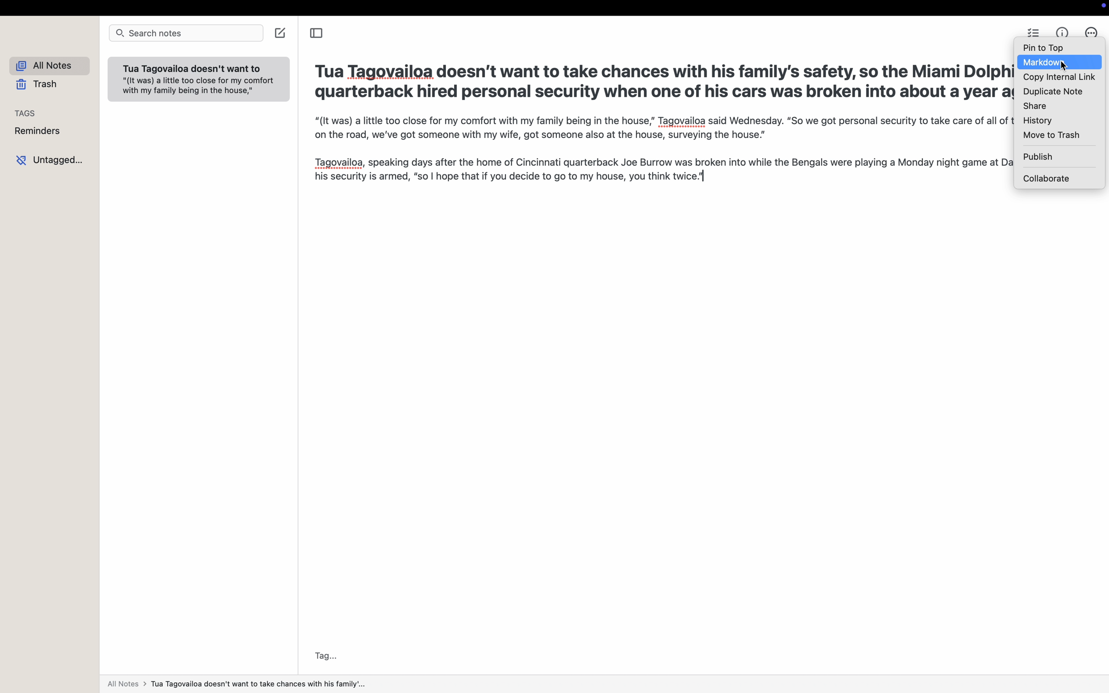  What do you see at coordinates (23, 114) in the screenshot?
I see `tags` at bounding box center [23, 114].